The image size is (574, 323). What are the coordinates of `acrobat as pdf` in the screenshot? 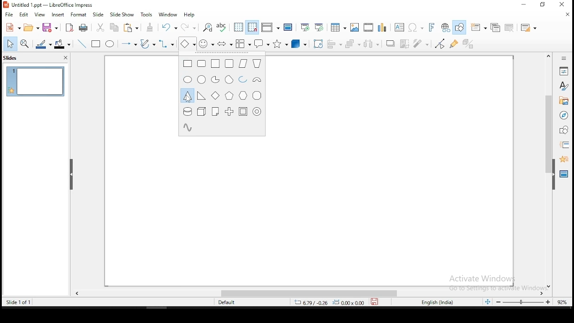 It's located at (70, 27).